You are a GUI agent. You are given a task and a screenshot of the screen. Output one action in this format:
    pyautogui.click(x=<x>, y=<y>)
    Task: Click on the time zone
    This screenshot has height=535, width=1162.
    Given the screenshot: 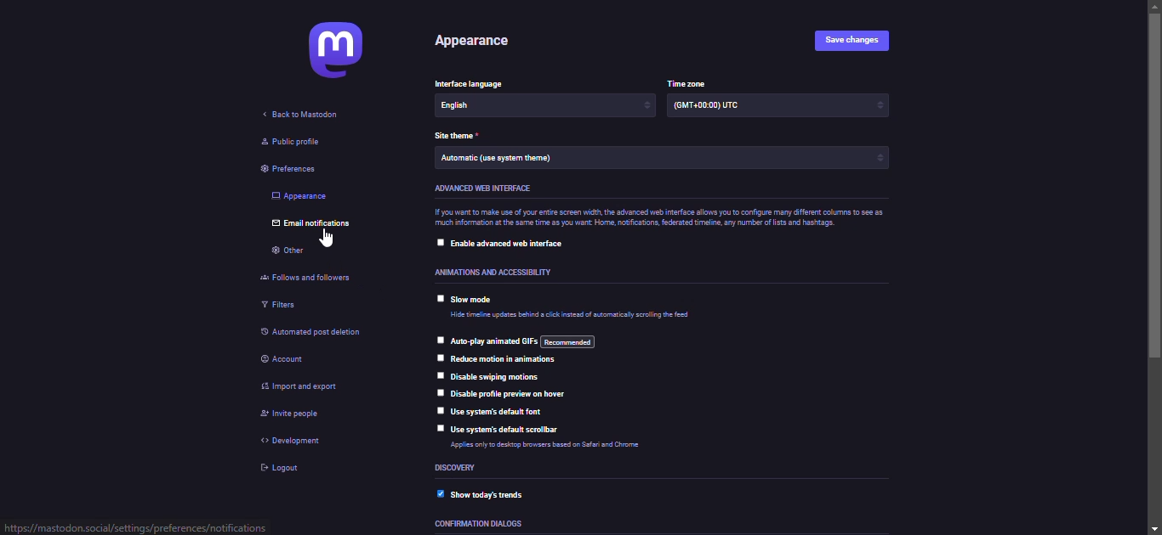 What is the action you would take?
    pyautogui.click(x=709, y=108)
    